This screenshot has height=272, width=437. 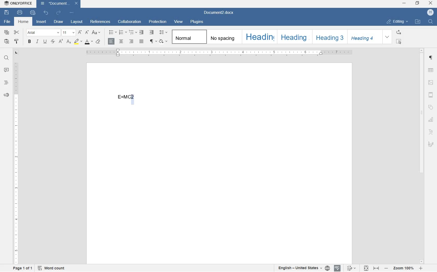 I want to click on signature, so click(x=431, y=145).